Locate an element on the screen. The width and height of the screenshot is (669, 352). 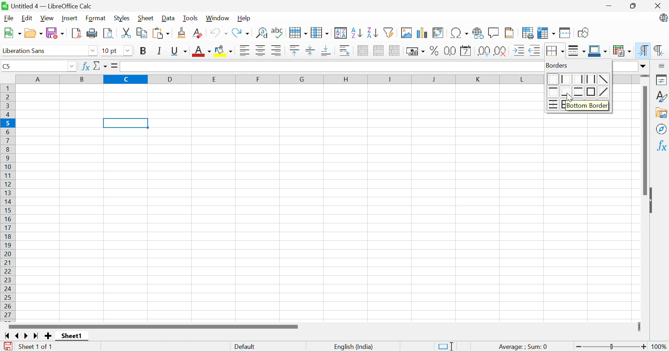
Insert hyperlink is located at coordinates (477, 33).